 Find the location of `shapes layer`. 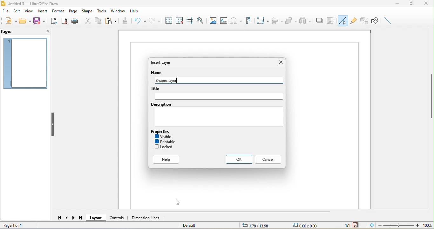

shapes layer is located at coordinates (171, 80).